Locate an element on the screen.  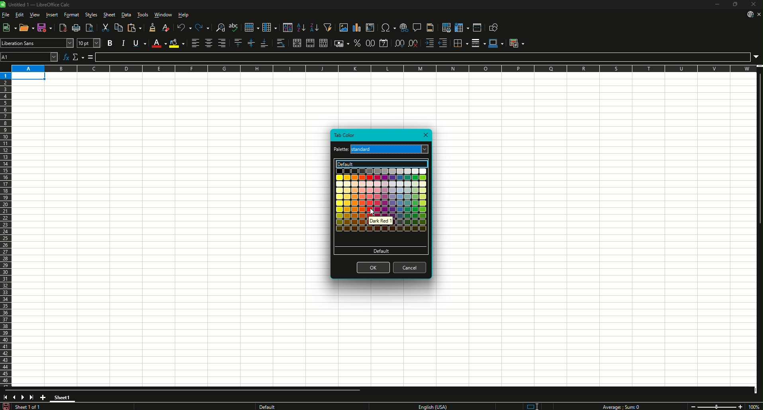
Current palette is located at coordinates (384, 149).